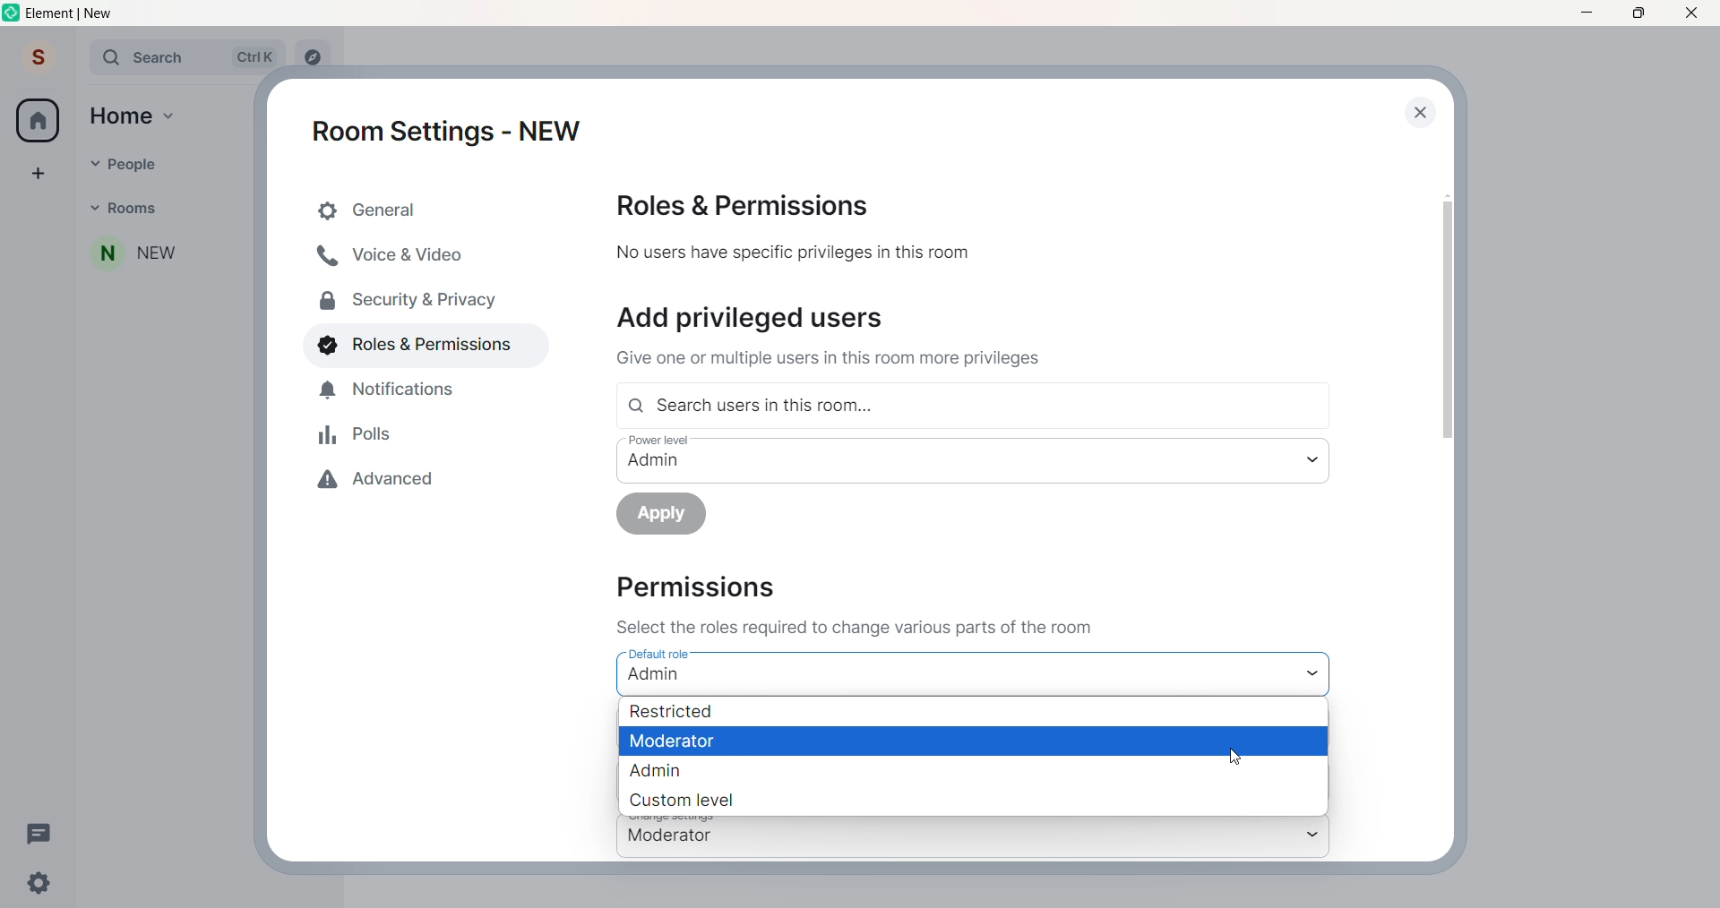  Describe the element at coordinates (693, 590) in the screenshot. I see `permission` at that location.